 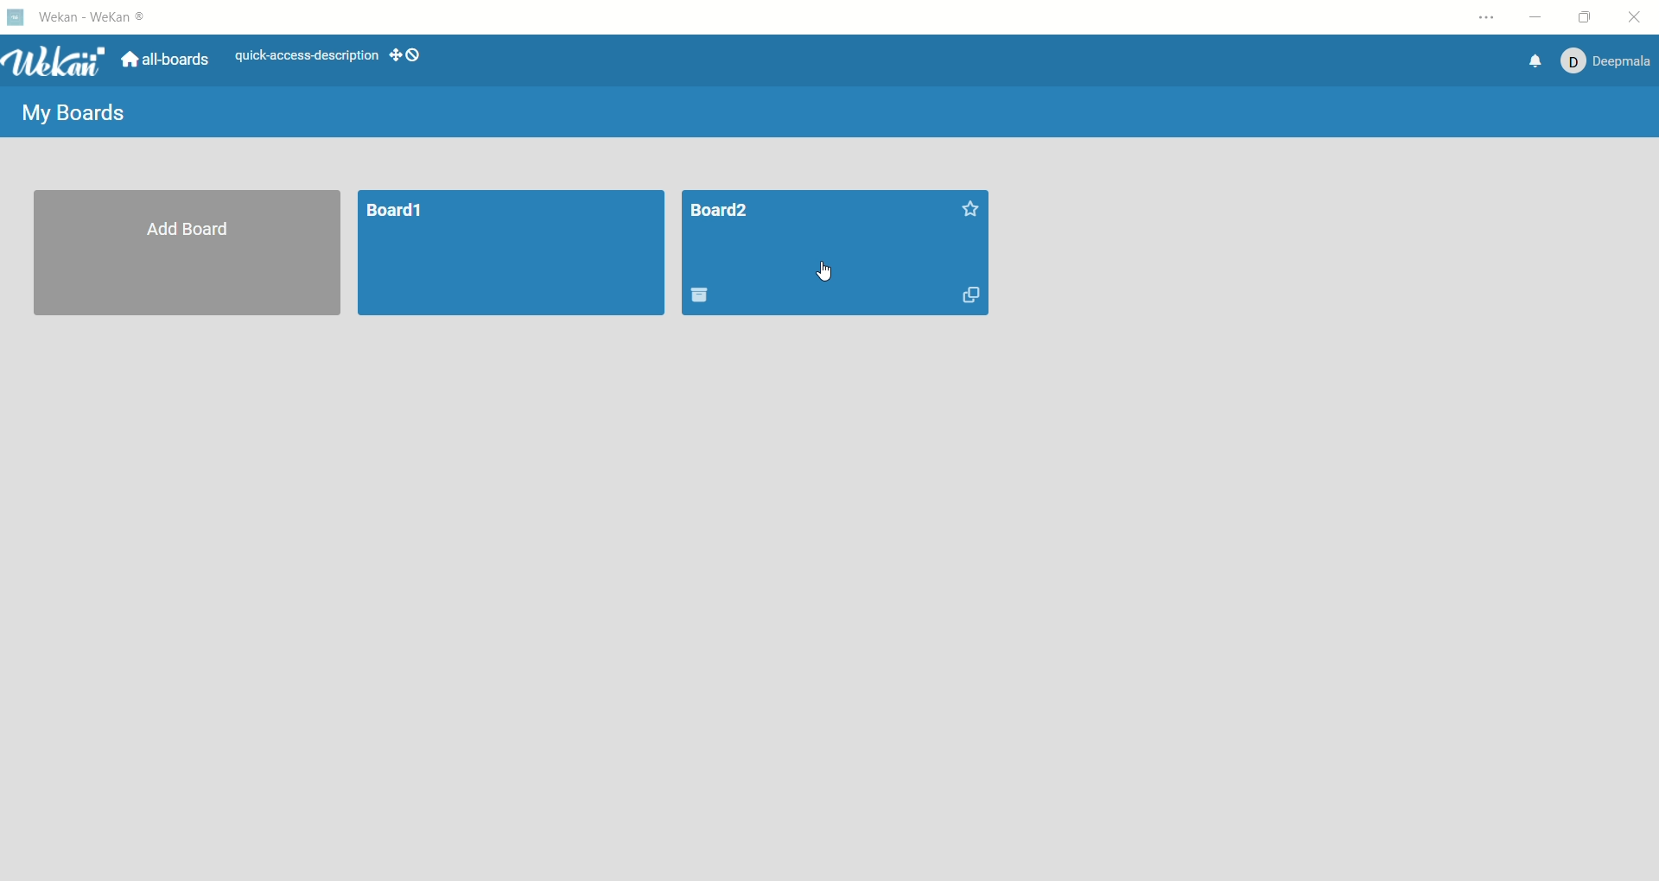 I want to click on minimize, so click(x=1533, y=20).